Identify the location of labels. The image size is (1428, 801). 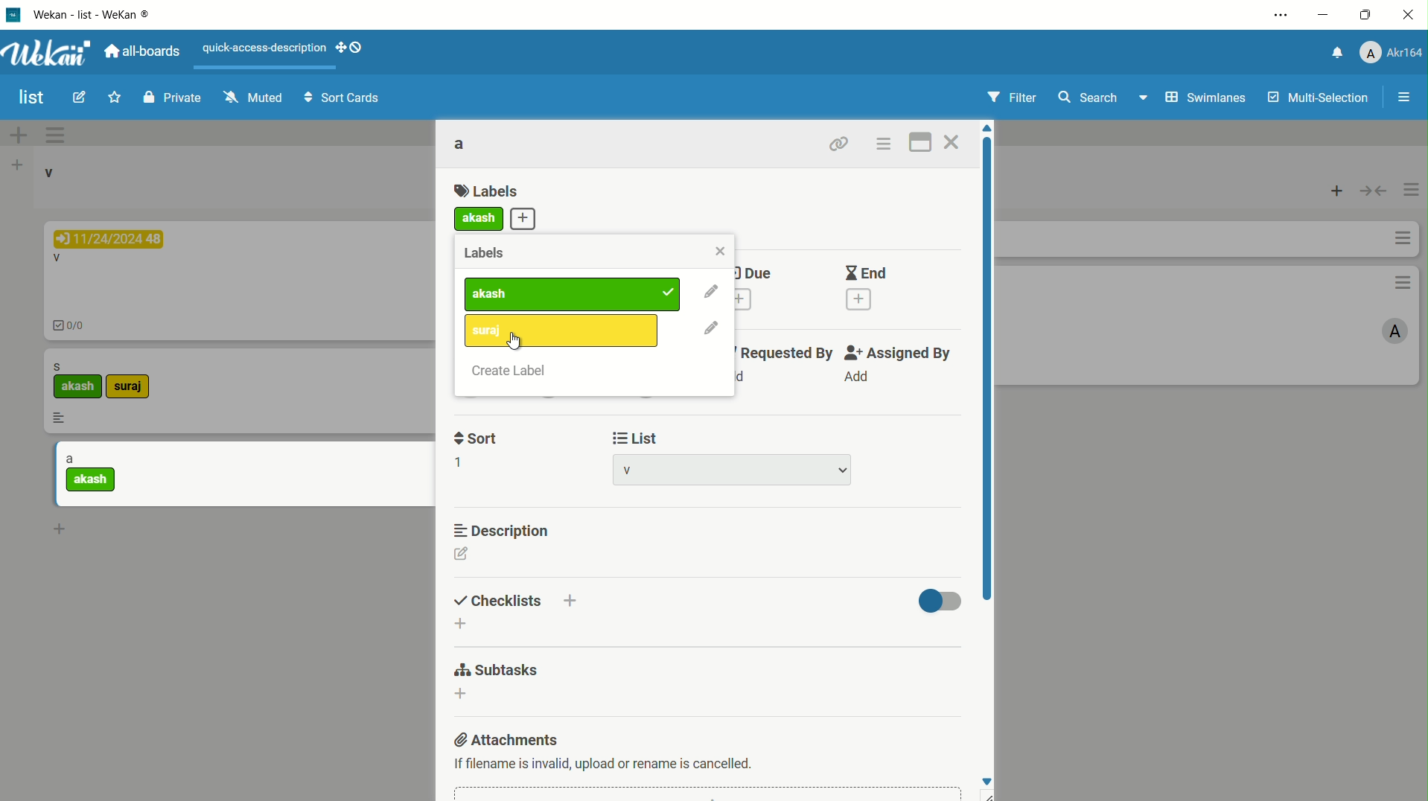
(487, 191).